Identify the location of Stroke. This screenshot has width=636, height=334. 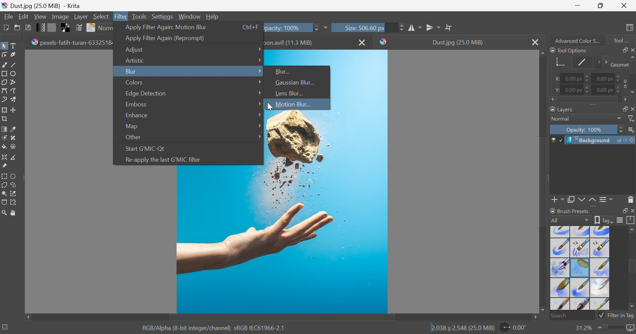
(582, 62).